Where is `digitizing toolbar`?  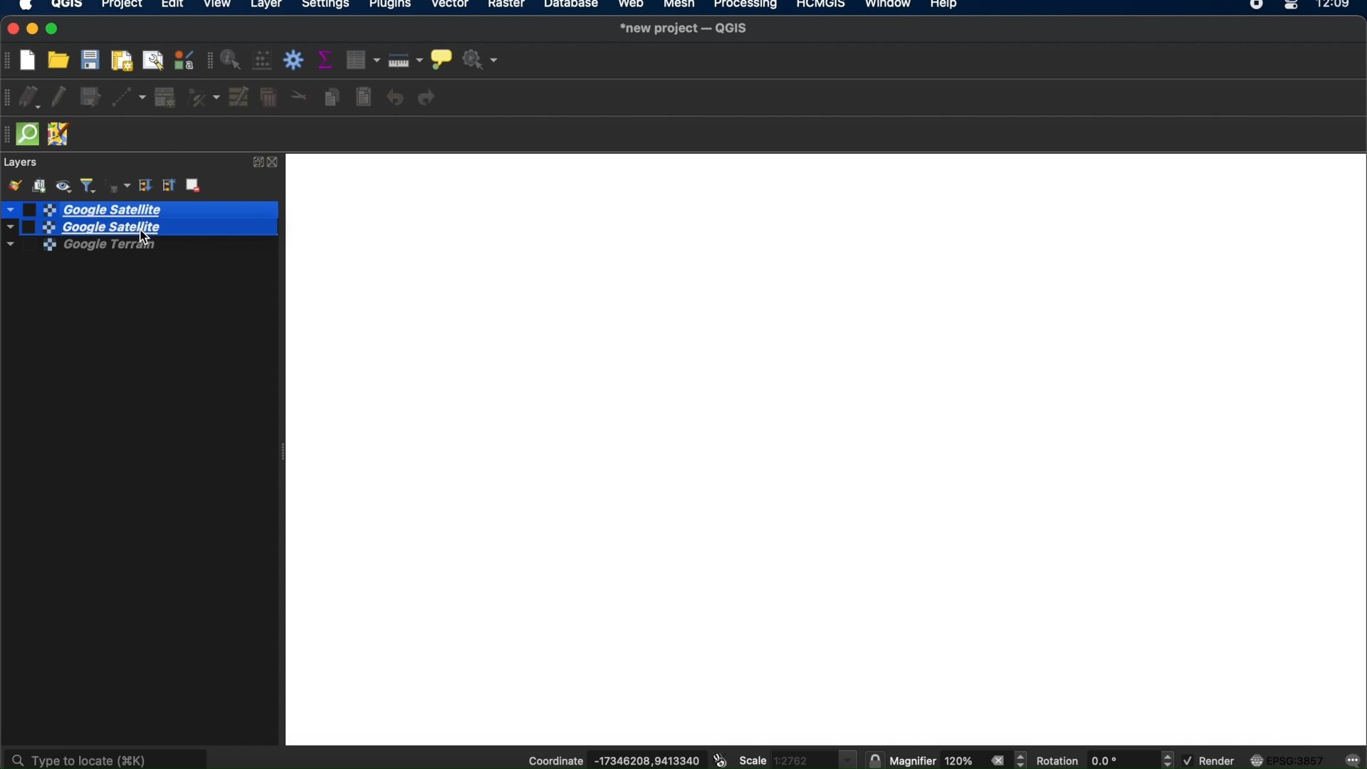
digitizing toolbar is located at coordinates (9, 98).